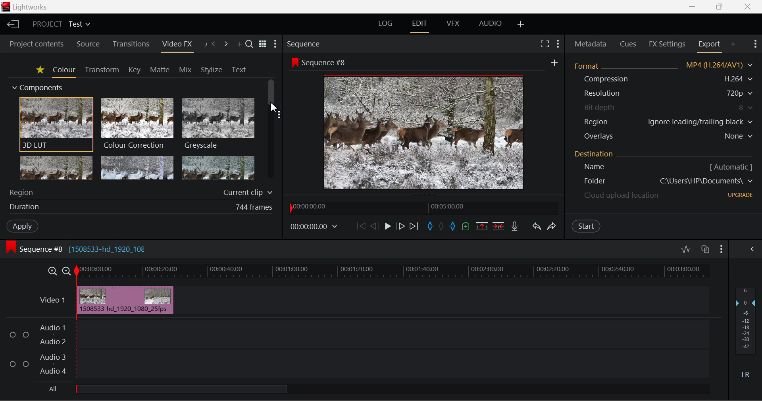 The width and height of the screenshot is (762, 401). What do you see at coordinates (51, 370) in the screenshot?
I see `Audio 4` at bounding box center [51, 370].